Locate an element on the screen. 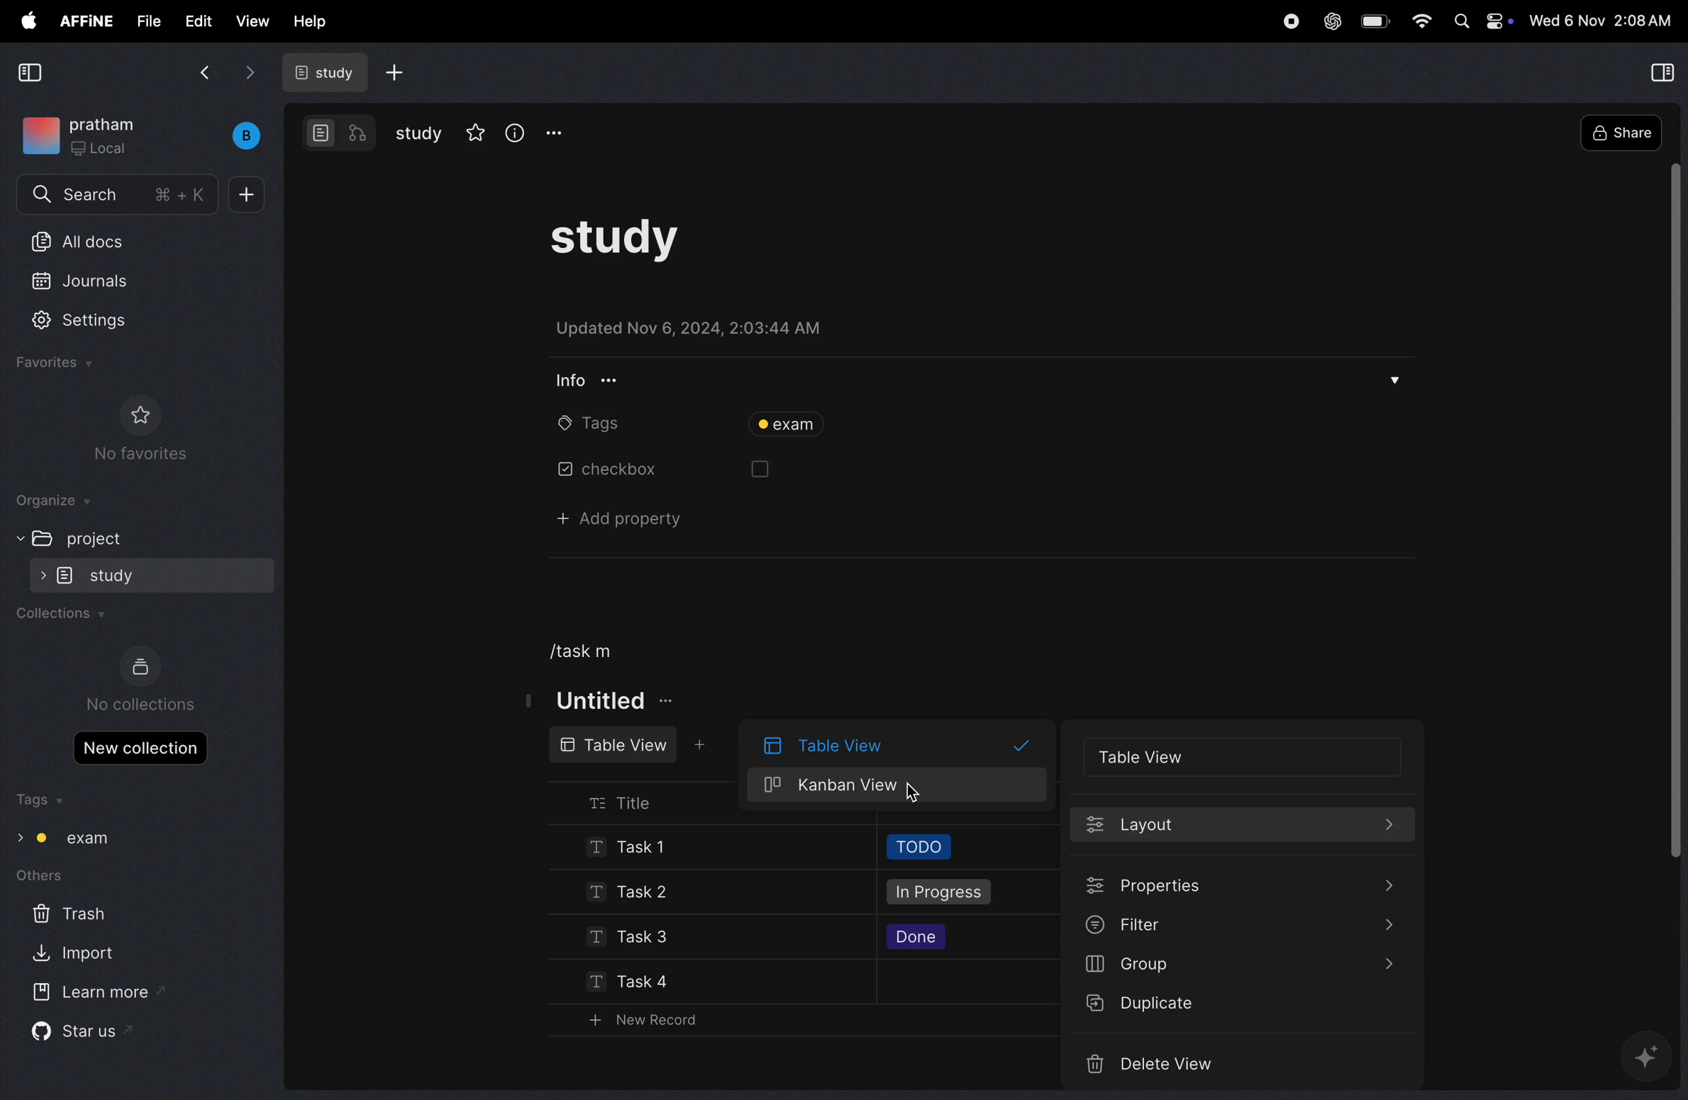  search is located at coordinates (118, 196).